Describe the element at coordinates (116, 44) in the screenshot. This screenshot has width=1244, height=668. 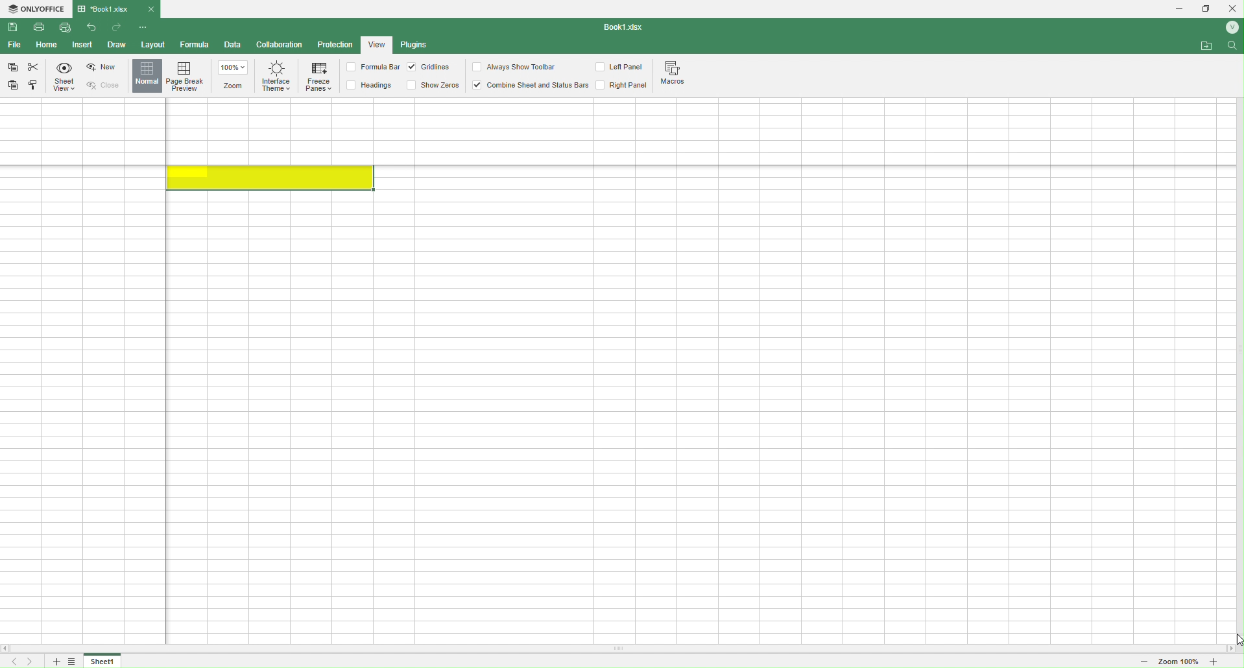
I see `Draw` at that location.